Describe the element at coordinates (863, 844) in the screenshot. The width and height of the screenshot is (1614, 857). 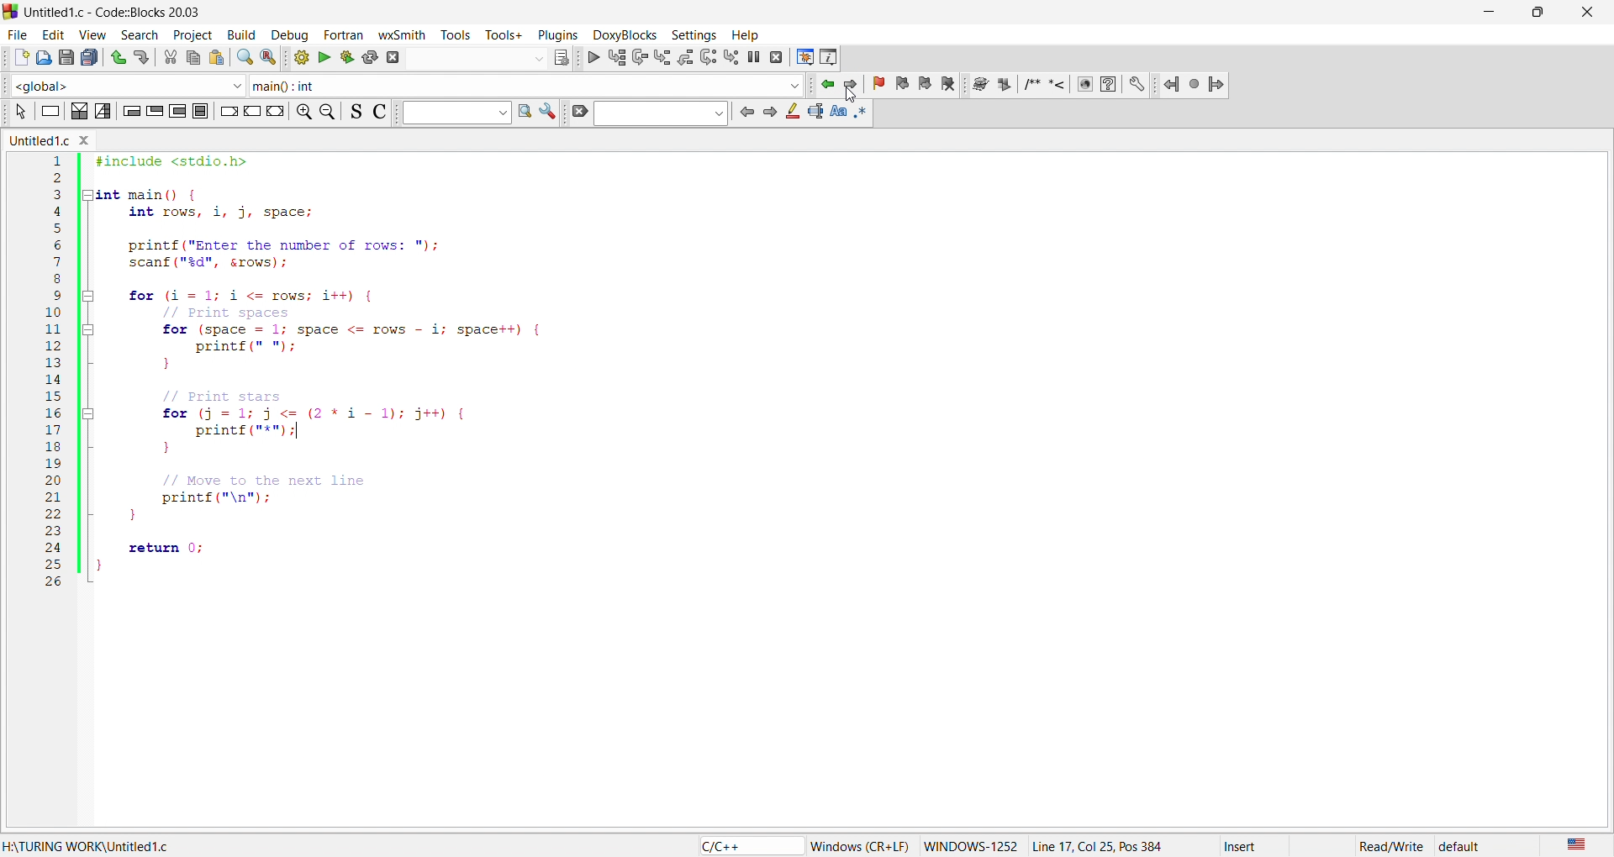
I see `‘Windows (CR+LF) ` at that location.